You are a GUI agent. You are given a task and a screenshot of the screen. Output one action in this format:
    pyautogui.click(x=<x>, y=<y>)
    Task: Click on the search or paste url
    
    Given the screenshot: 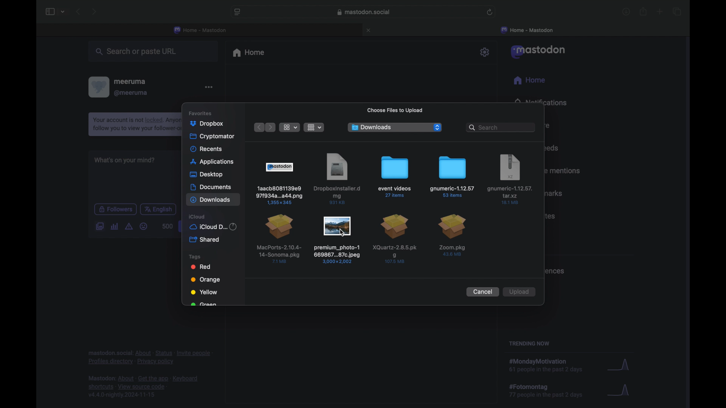 What is the action you would take?
    pyautogui.click(x=138, y=52)
    